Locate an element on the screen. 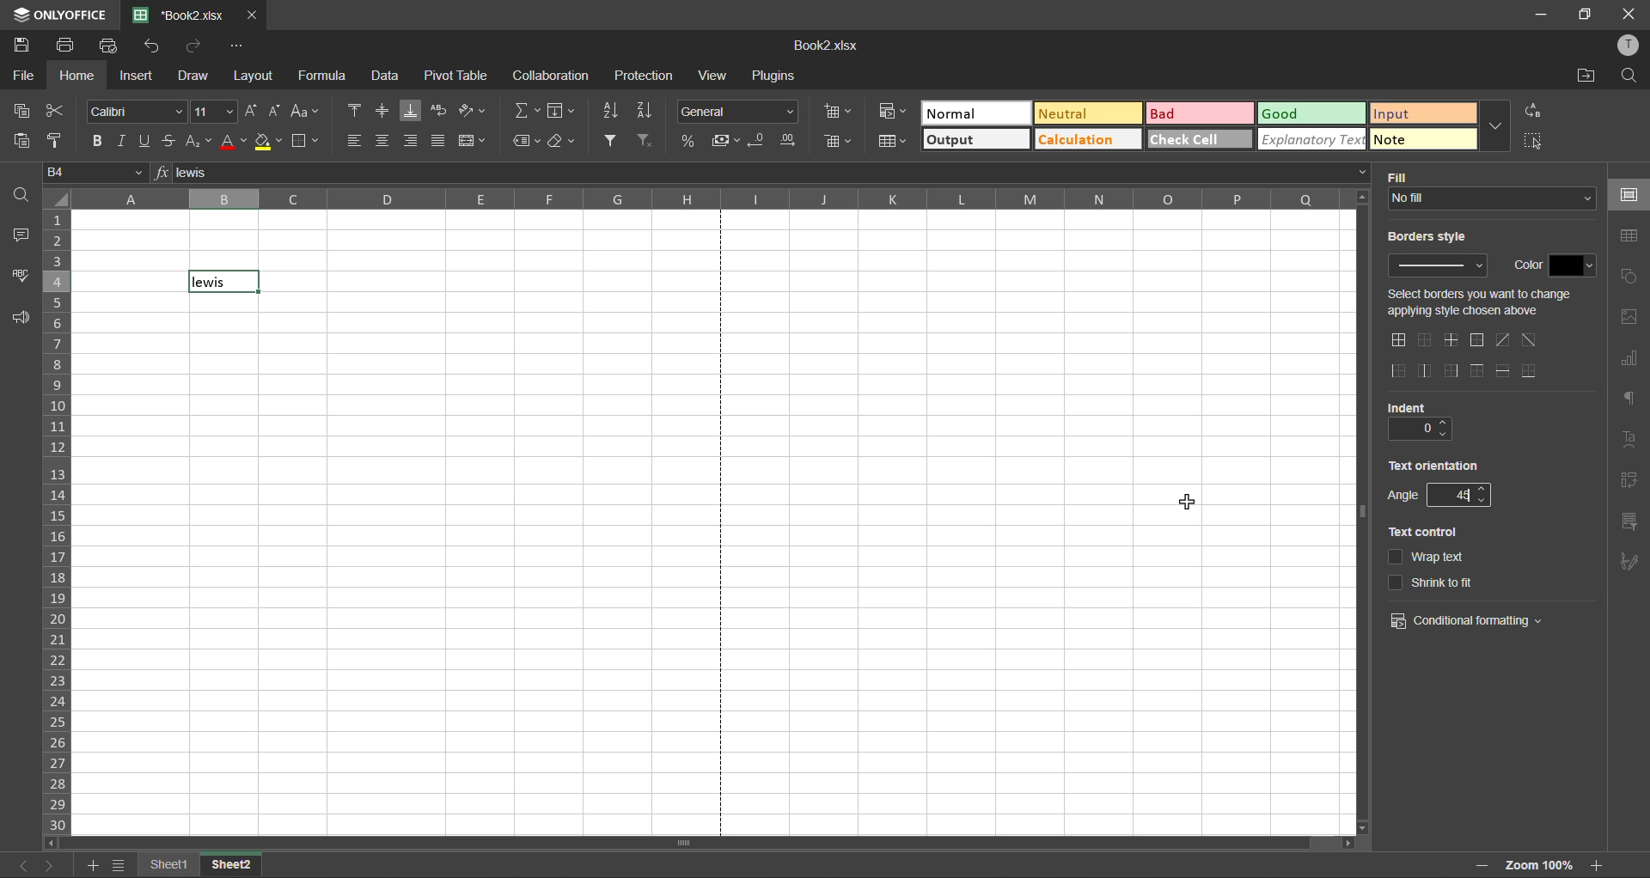 Image resolution: width=1650 pixels, height=878 pixels. color is located at coordinates (1525, 265).